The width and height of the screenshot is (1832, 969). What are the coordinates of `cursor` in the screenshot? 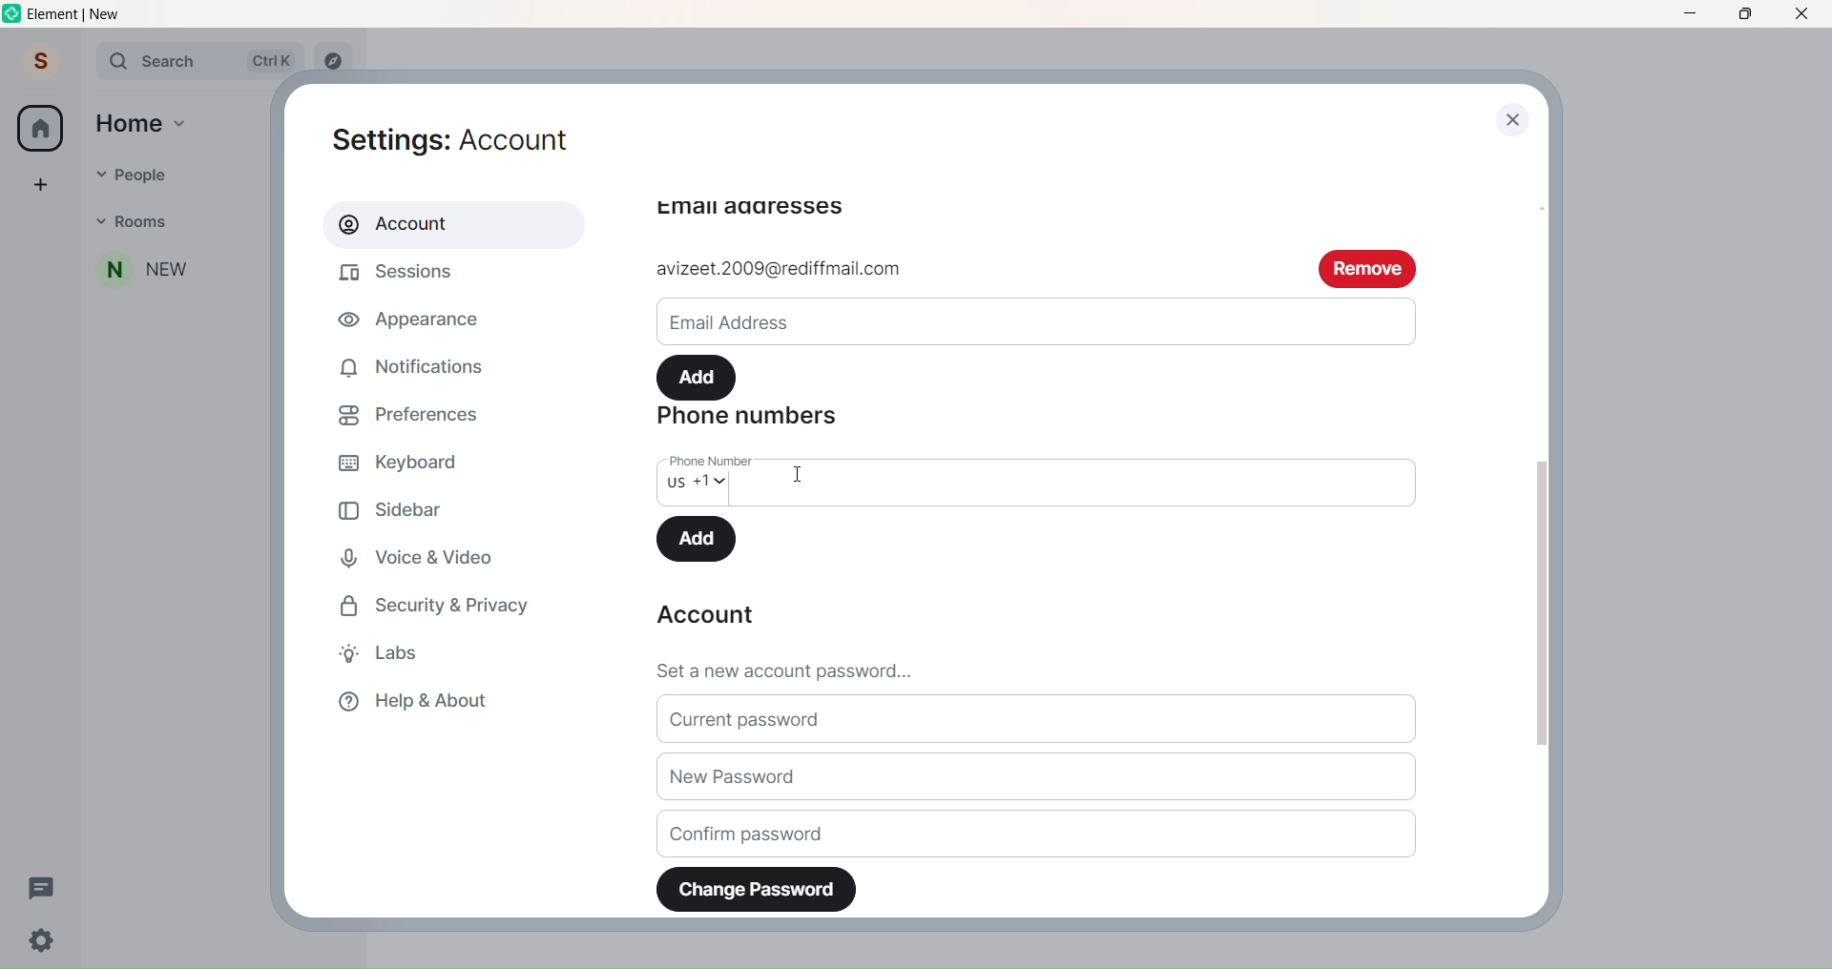 It's located at (799, 476).